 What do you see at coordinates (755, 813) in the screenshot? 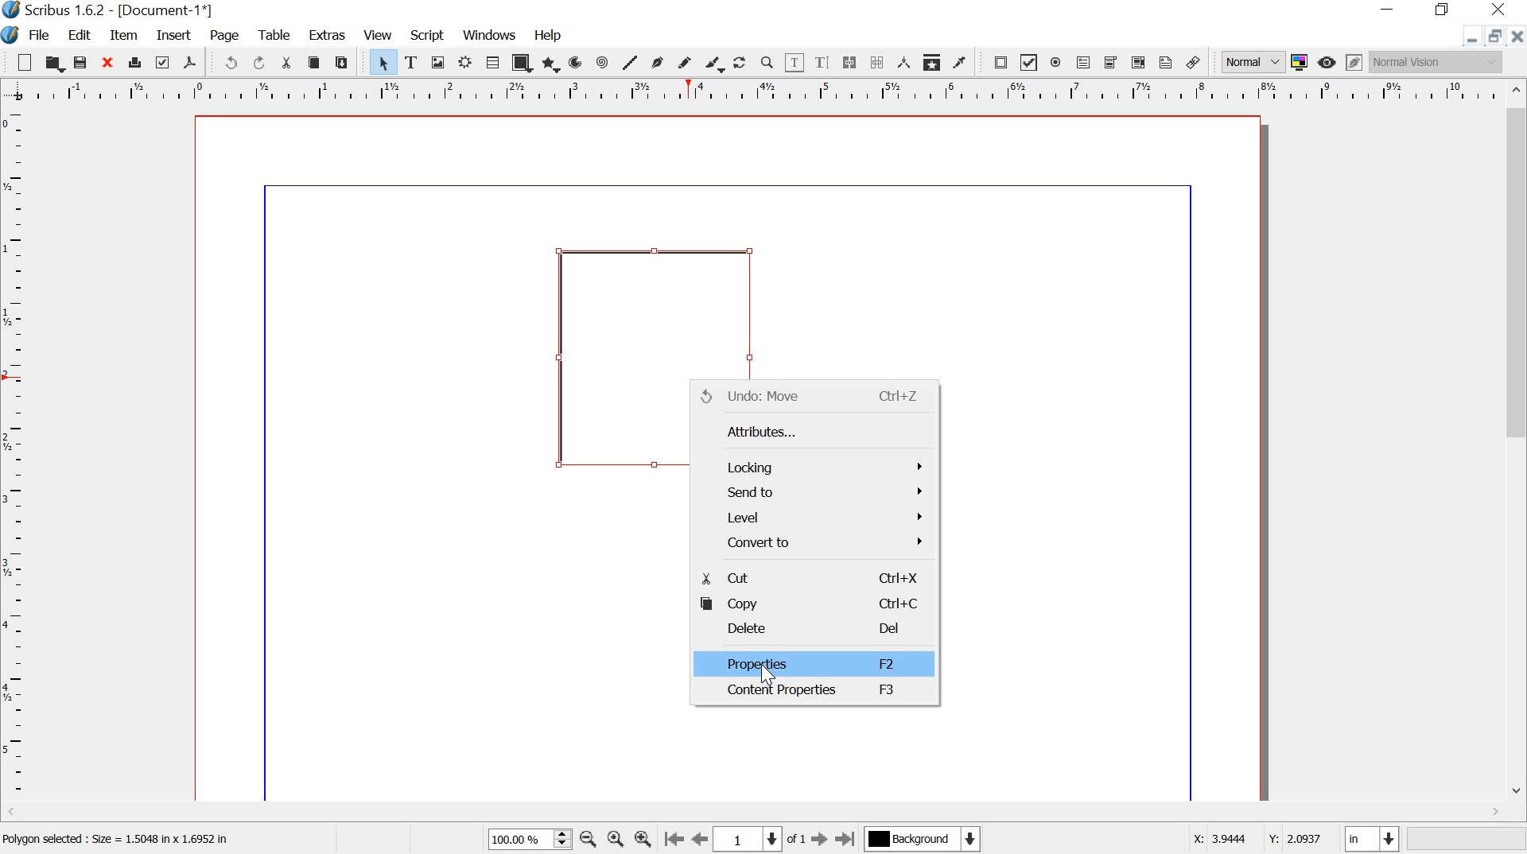
I see `scrollbar` at bounding box center [755, 813].